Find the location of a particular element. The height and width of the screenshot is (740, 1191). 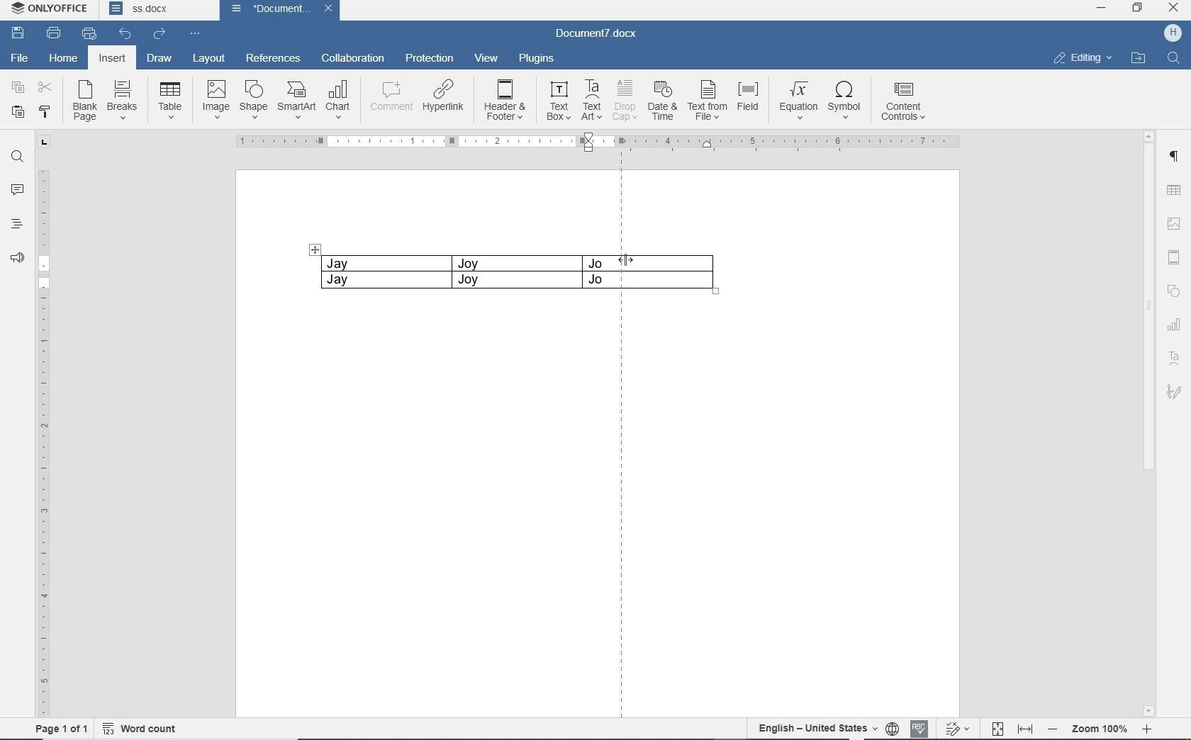

DROP CAP is located at coordinates (624, 99).